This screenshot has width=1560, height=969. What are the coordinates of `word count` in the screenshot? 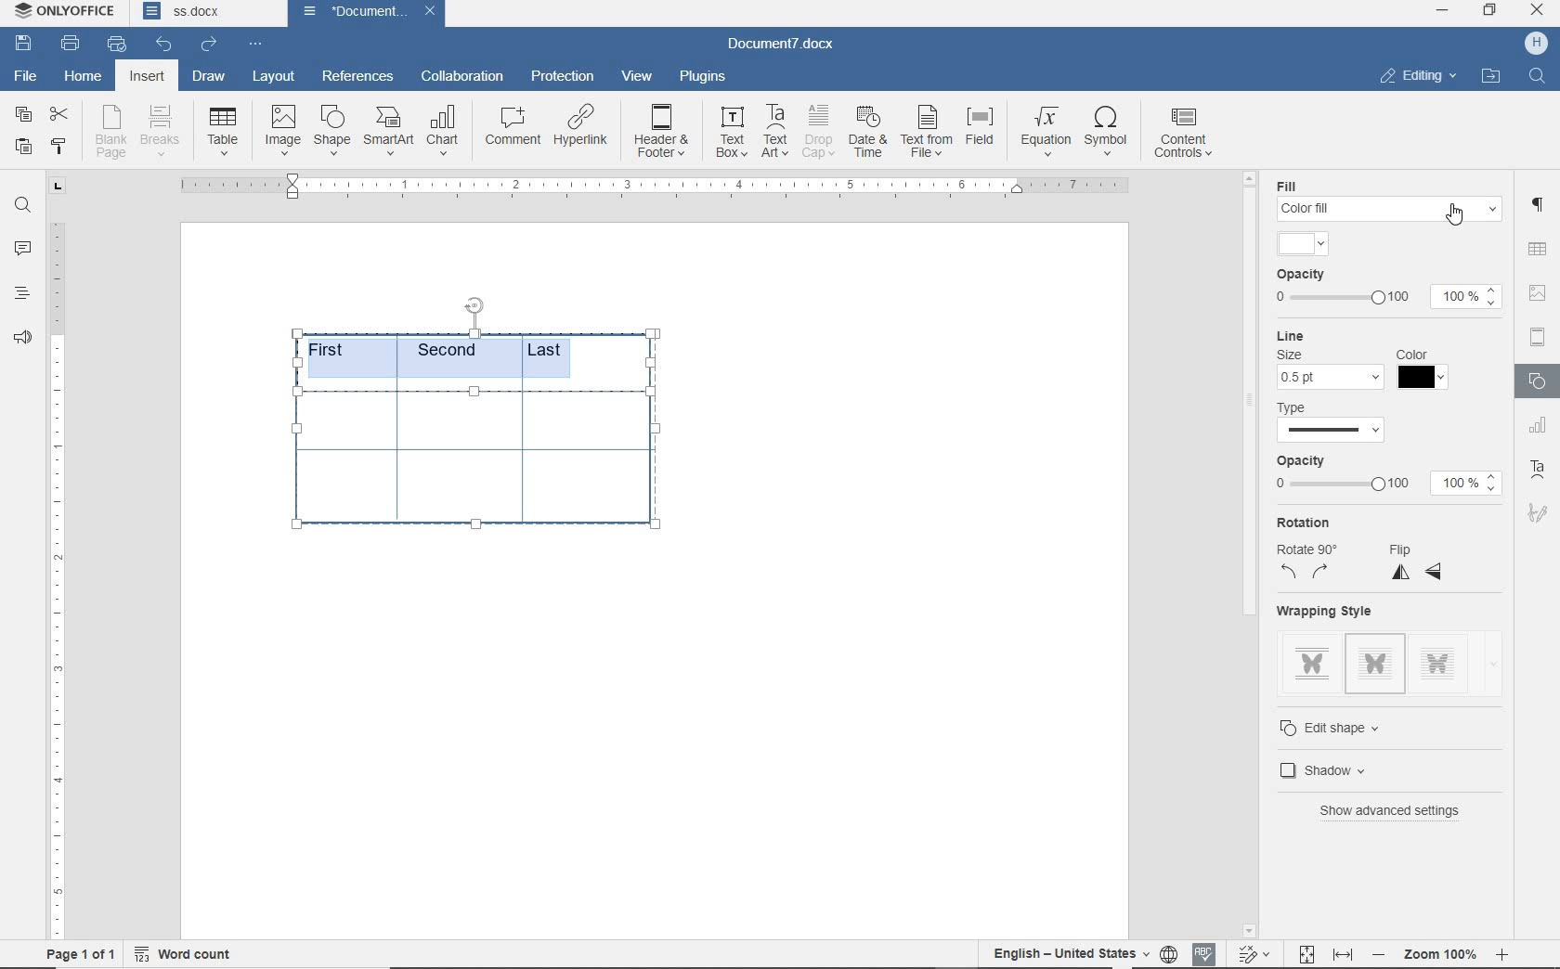 It's located at (186, 950).